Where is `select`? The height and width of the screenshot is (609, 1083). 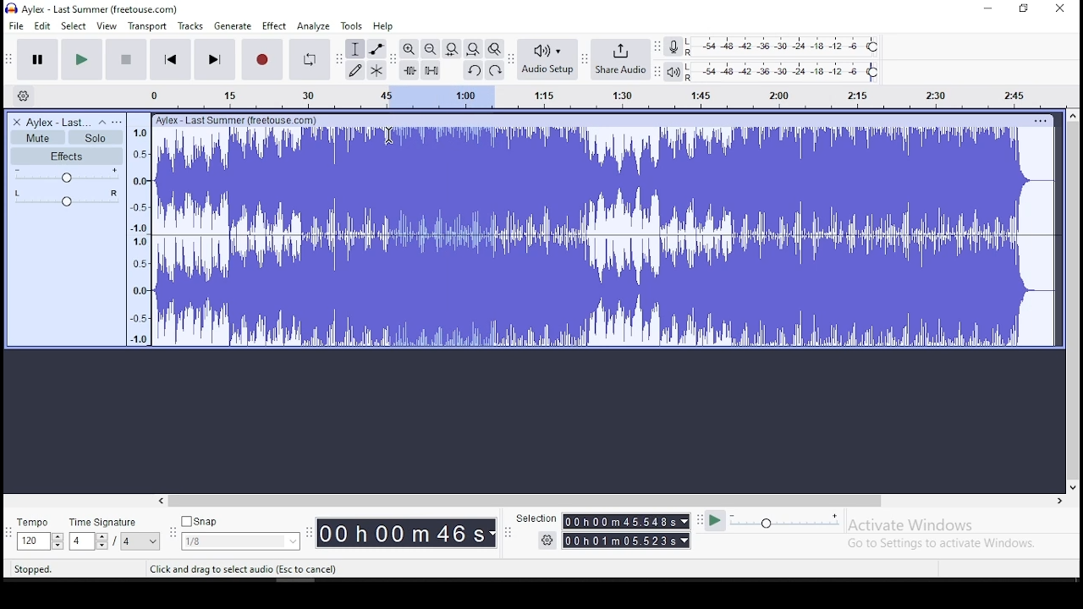 select is located at coordinates (74, 26).